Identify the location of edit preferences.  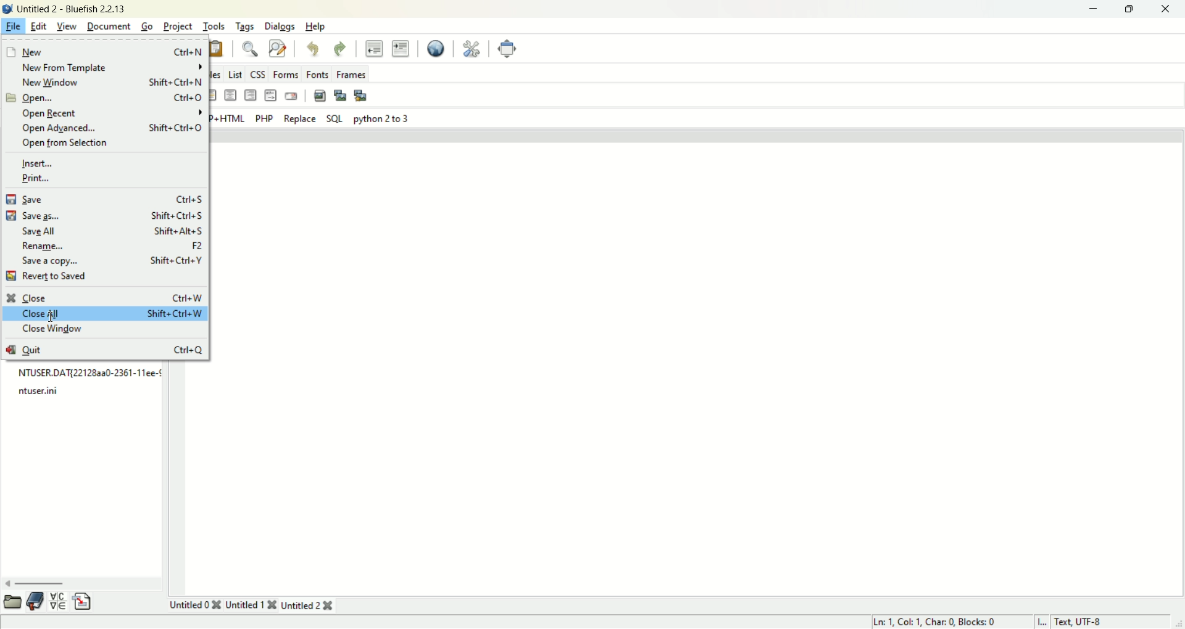
(472, 47).